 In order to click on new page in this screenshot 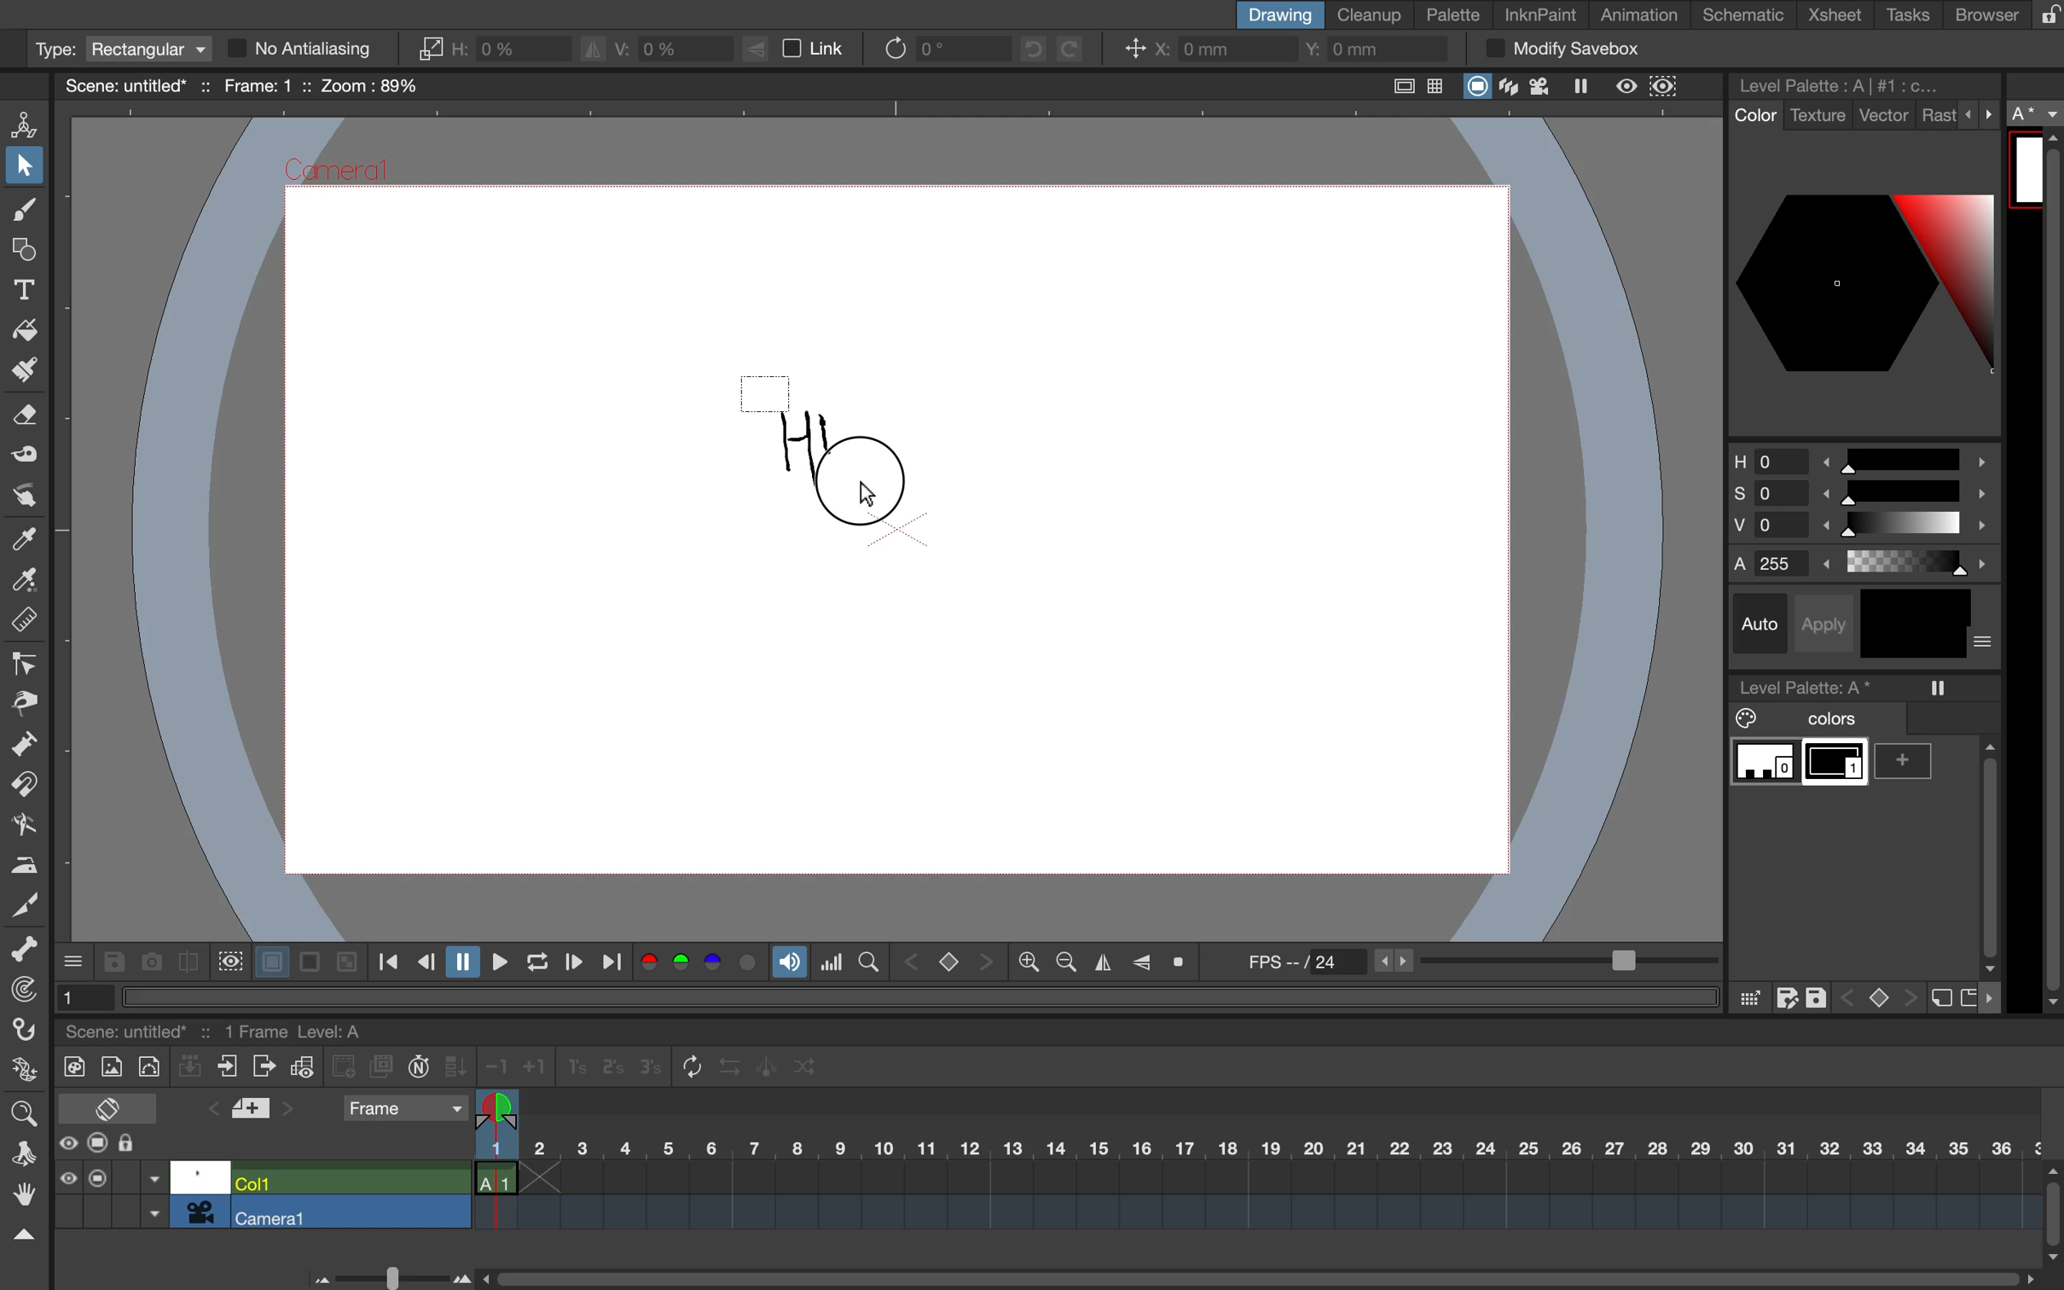, I will do `click(1968, 996)`.